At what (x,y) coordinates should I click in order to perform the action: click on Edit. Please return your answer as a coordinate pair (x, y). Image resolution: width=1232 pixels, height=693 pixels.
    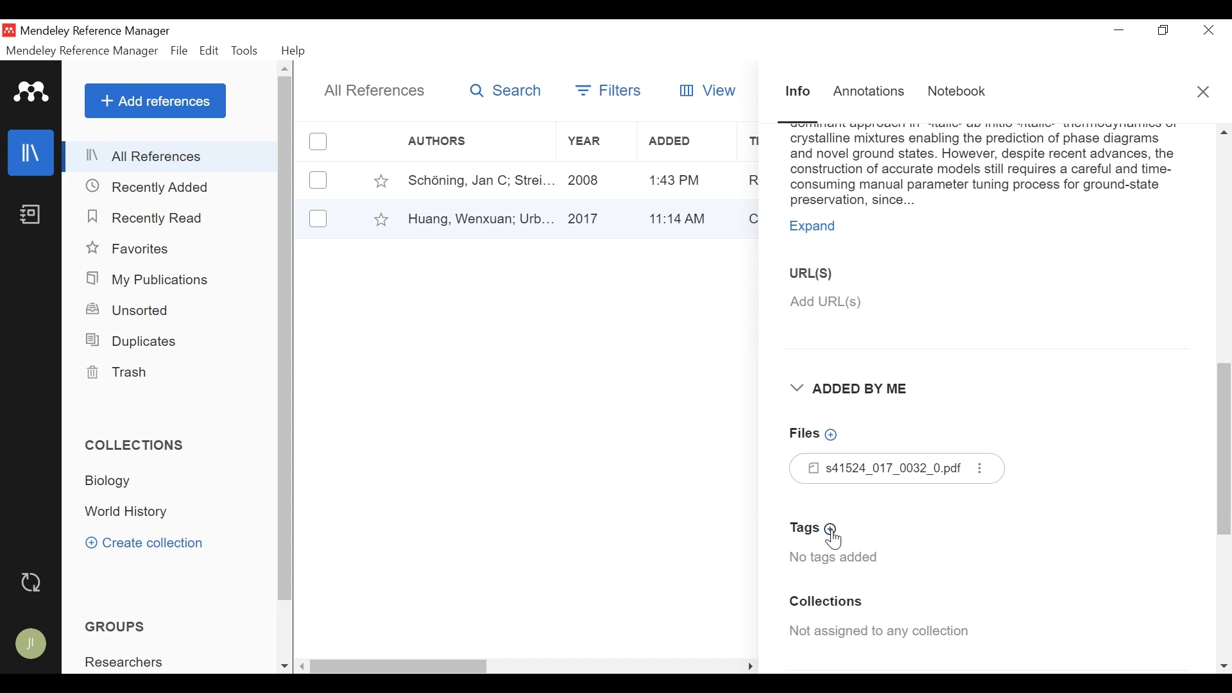
    Looking at the image, I should click on (209, 51).